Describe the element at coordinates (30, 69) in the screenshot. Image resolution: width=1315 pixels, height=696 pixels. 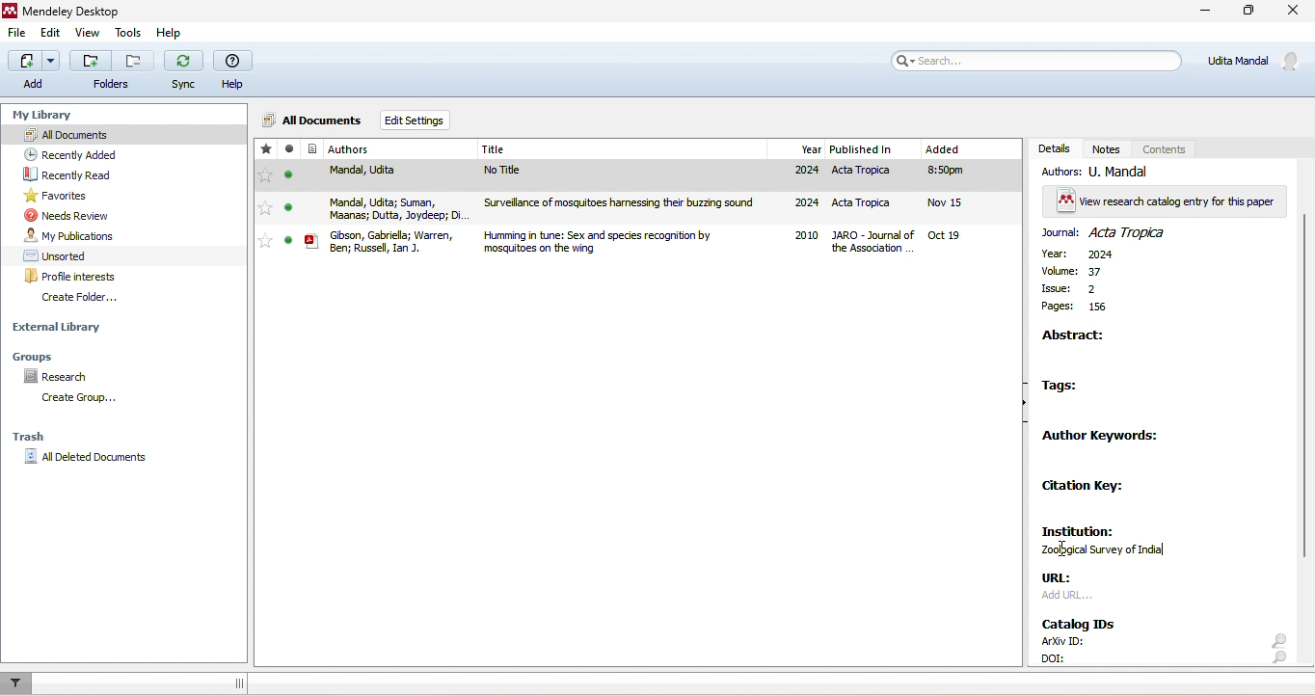
I see `add` at that location.